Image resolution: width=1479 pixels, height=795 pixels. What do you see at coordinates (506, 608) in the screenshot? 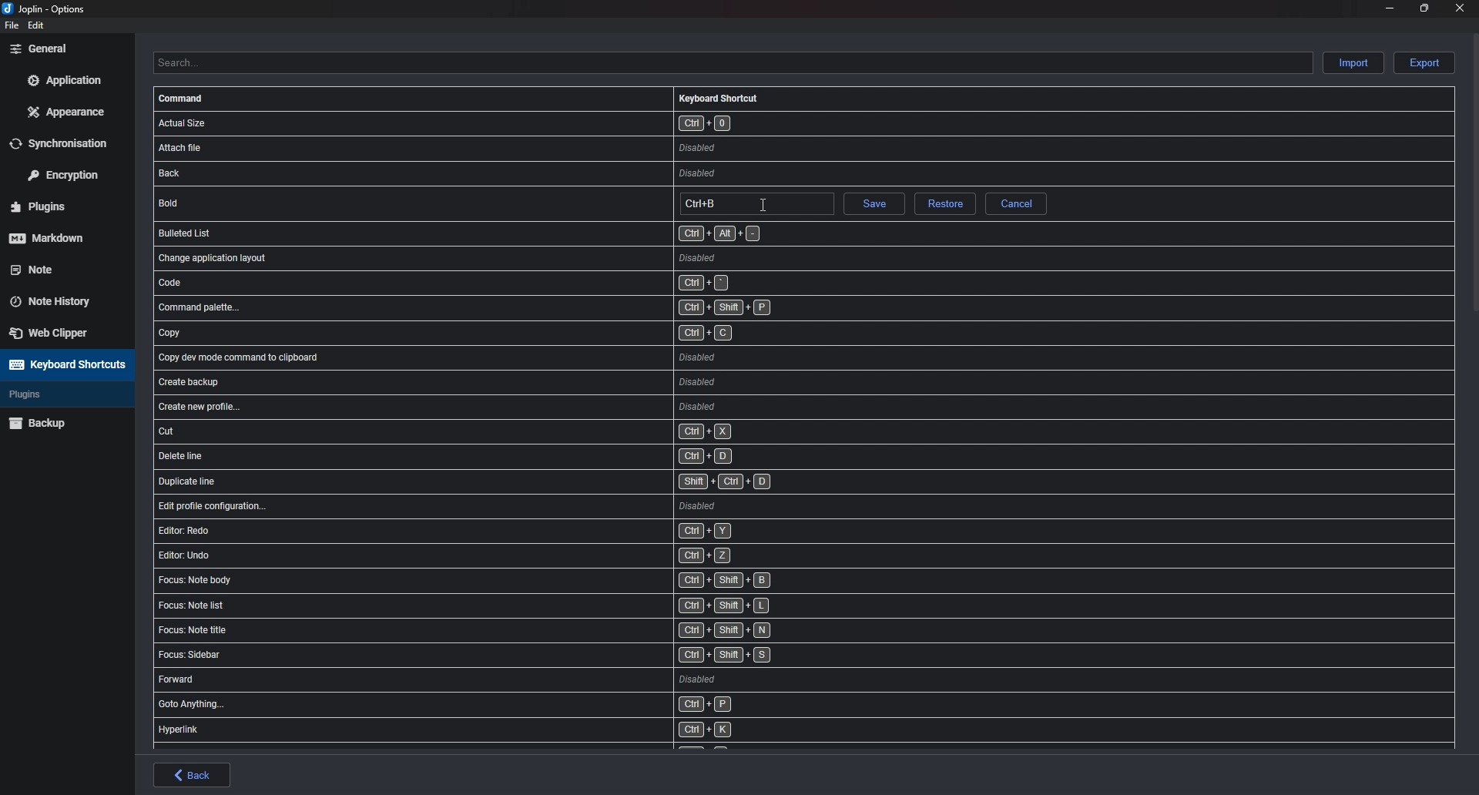
I see `shortcut` at bounding box center [506, 608].